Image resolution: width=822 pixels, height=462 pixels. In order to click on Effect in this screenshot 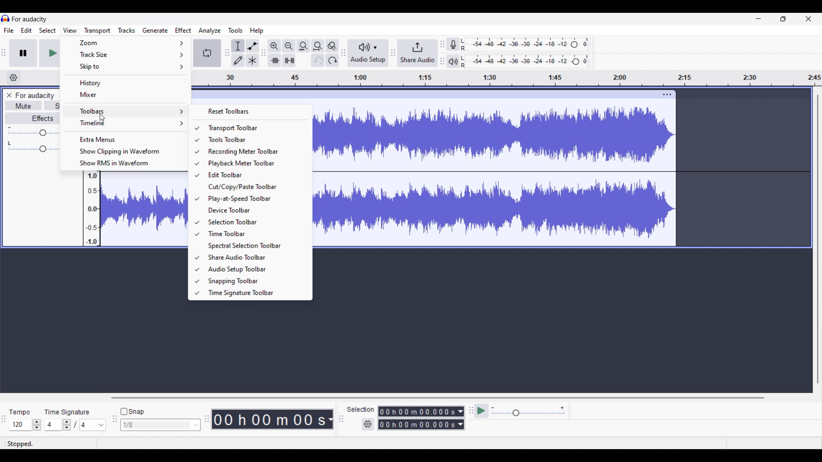, I will do `click(183, 31)`.